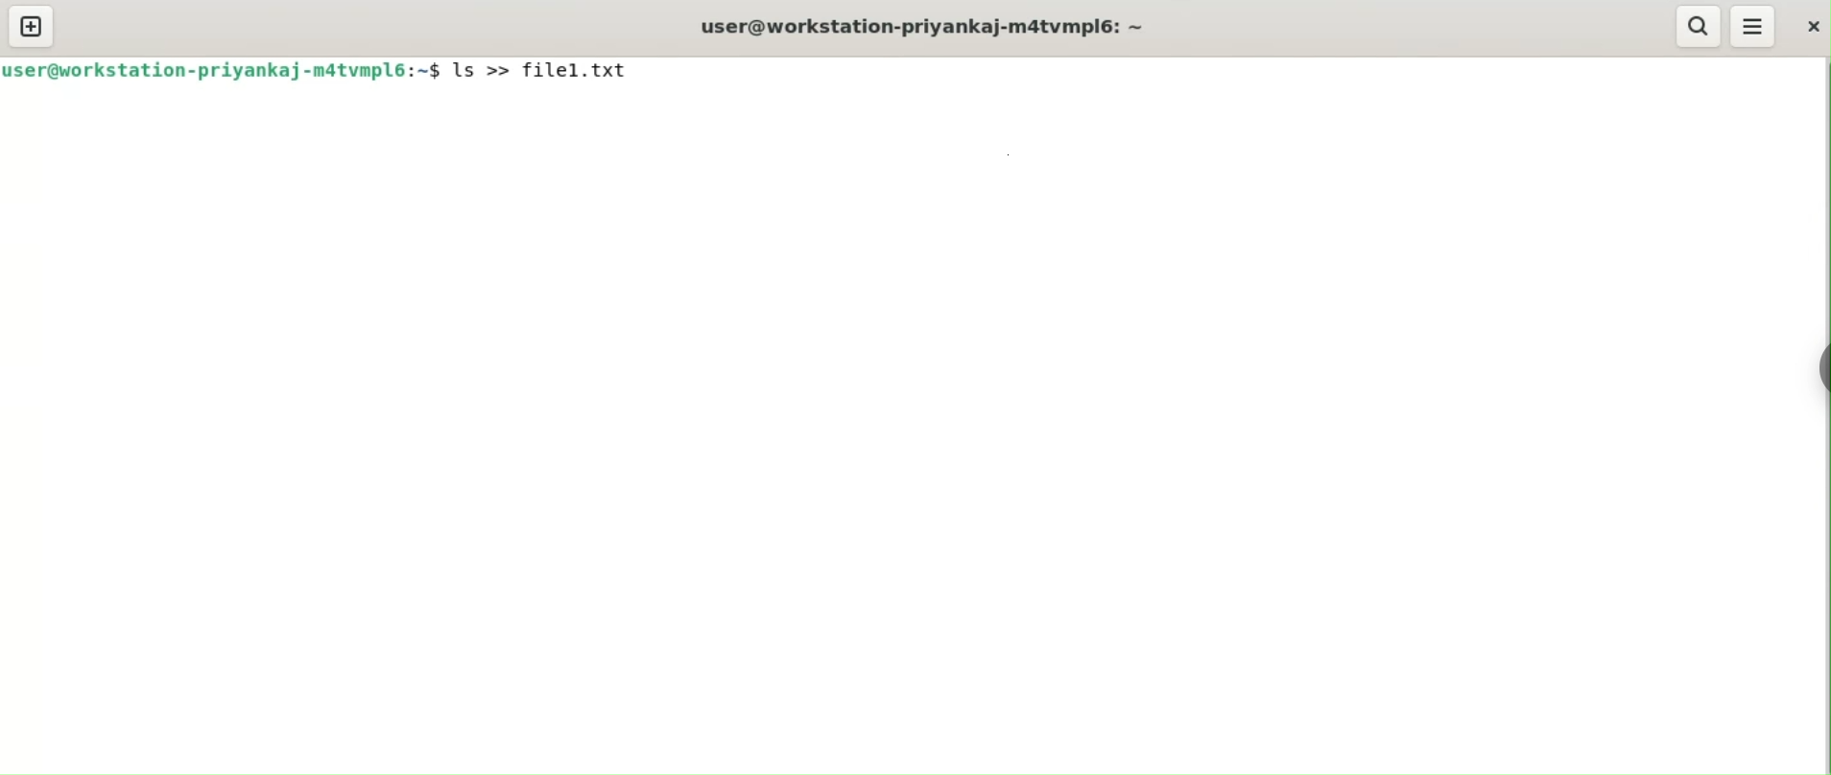  Describe the element at coordinates (1807, 27) in the screenshot. I see `close` at that location.